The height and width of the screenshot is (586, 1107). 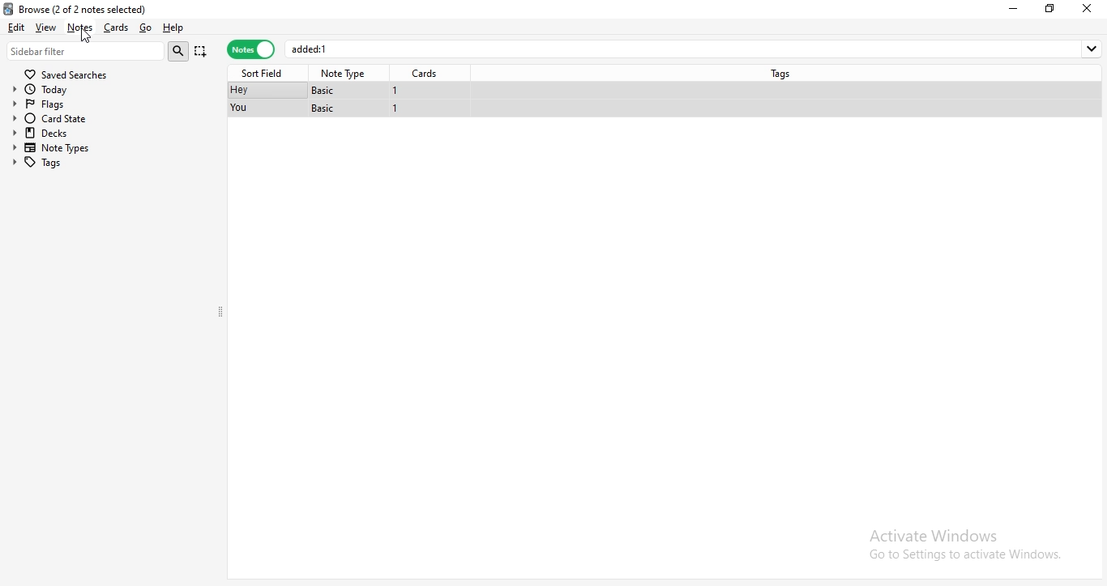 What do you see at coordinates (265, 72) in the screenshot?
I see `sort field` at bounding box center [265, 72].